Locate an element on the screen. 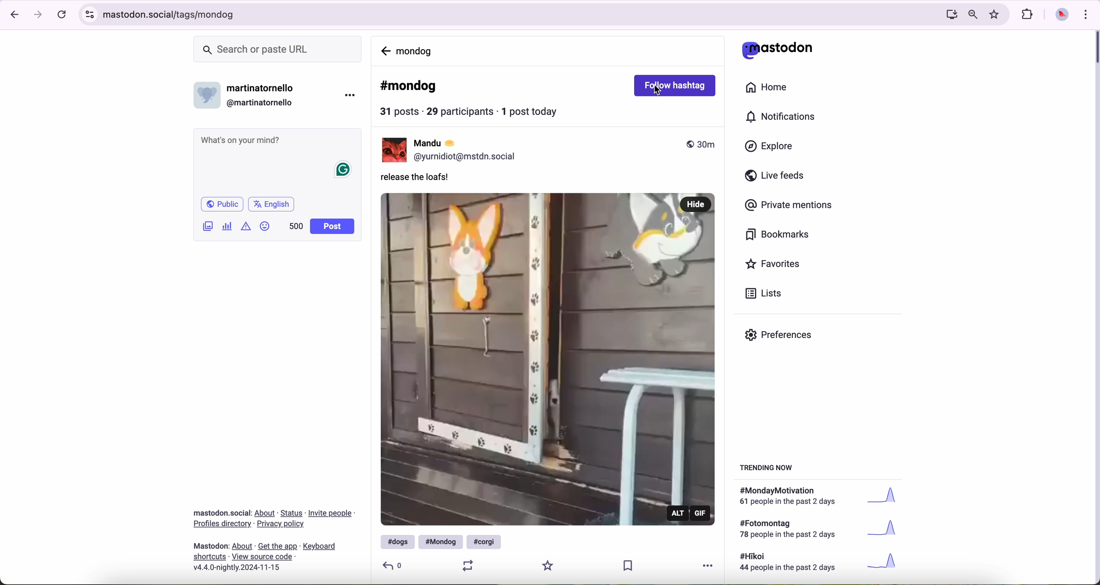  alt is located at coordinates (679, 512).